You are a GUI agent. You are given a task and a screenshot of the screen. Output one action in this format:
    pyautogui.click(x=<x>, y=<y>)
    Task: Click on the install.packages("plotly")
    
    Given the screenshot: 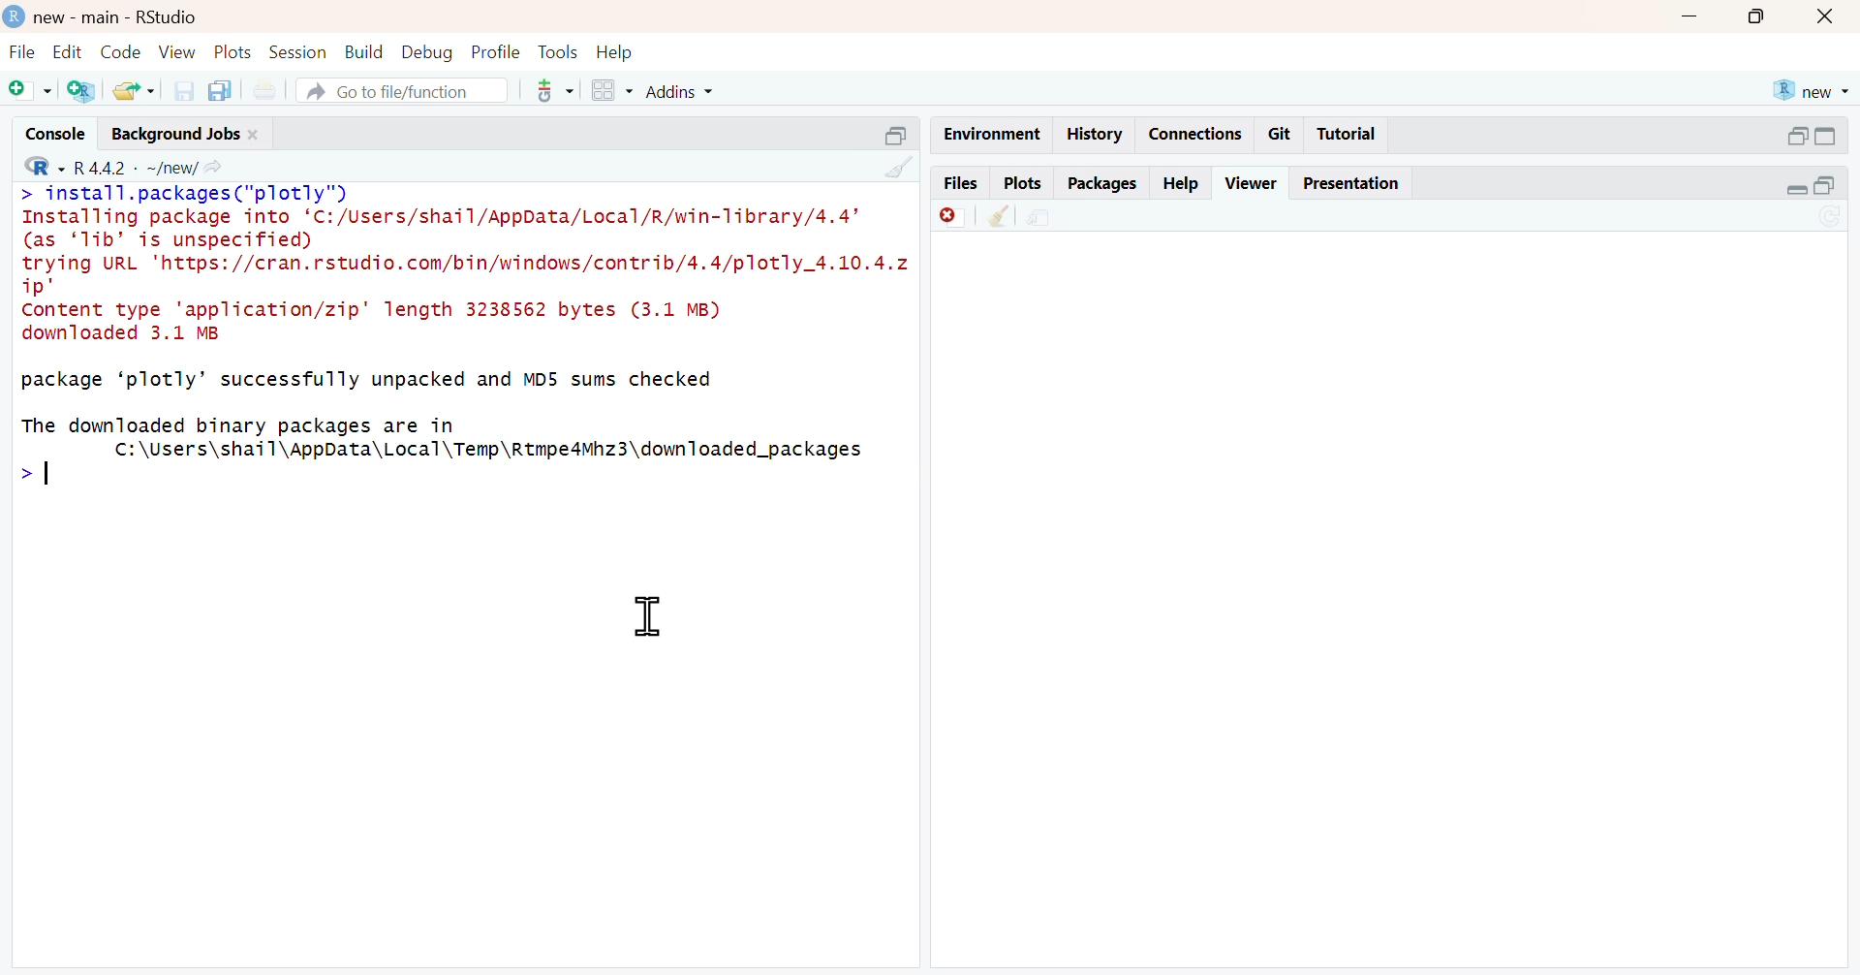 What is the action you would take?
    pyautogui.click(x=203, y=194)
    